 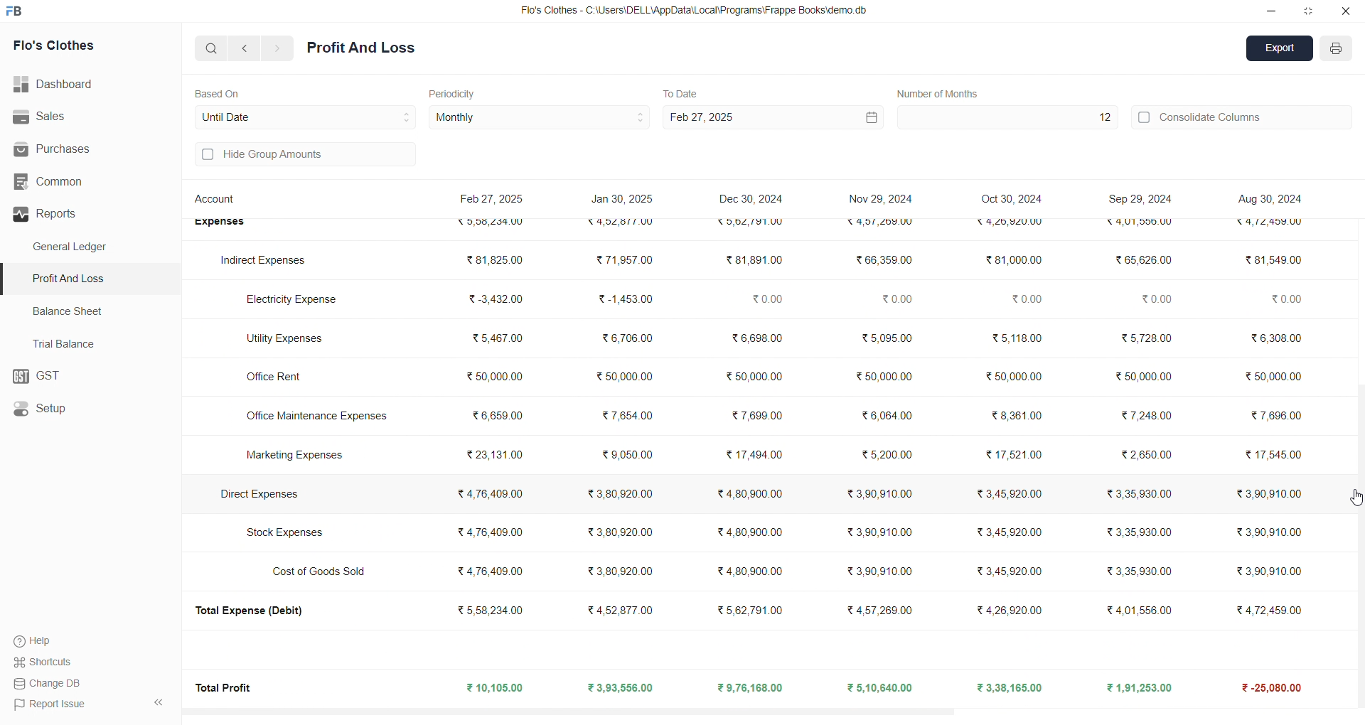 I want to click on ₹3,35,930.00, so click(x=1135, y=572).